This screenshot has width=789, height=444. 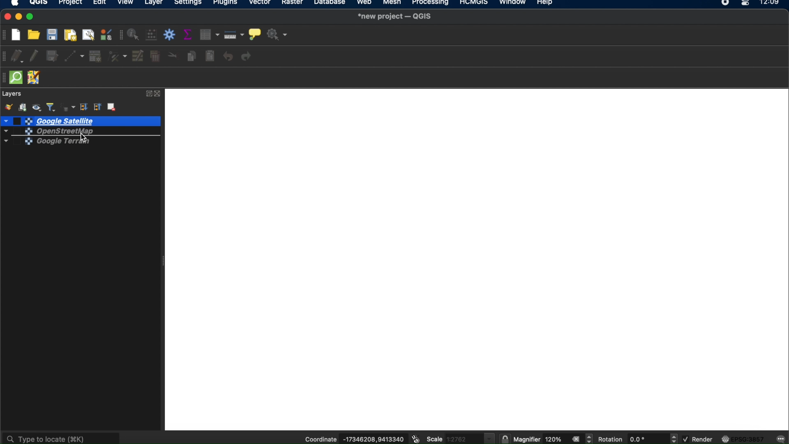 What do you see at coordinates (575, 439) in the screenshot?
I see `close` at bounding box center [575, 439].